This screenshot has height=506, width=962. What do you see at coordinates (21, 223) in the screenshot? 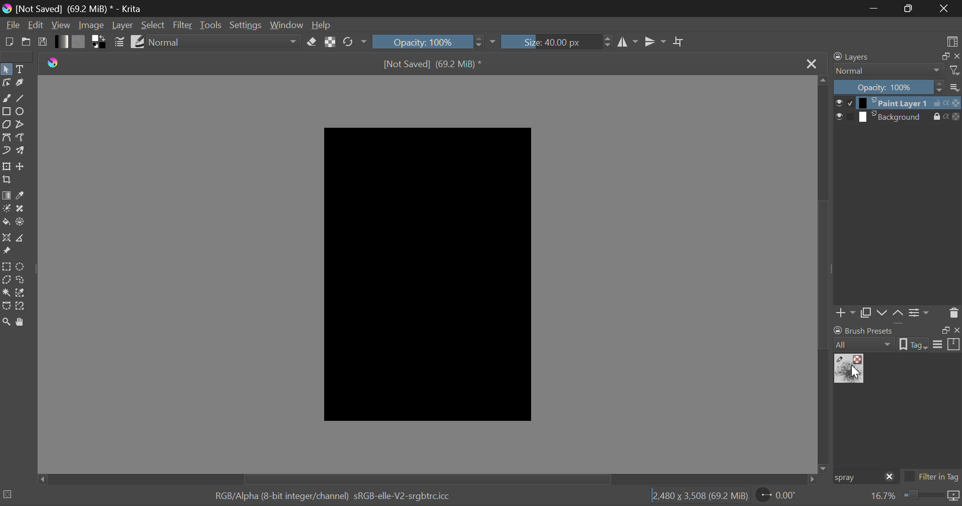
I see `Enclose and Fill` at bounding box center [21, 223].